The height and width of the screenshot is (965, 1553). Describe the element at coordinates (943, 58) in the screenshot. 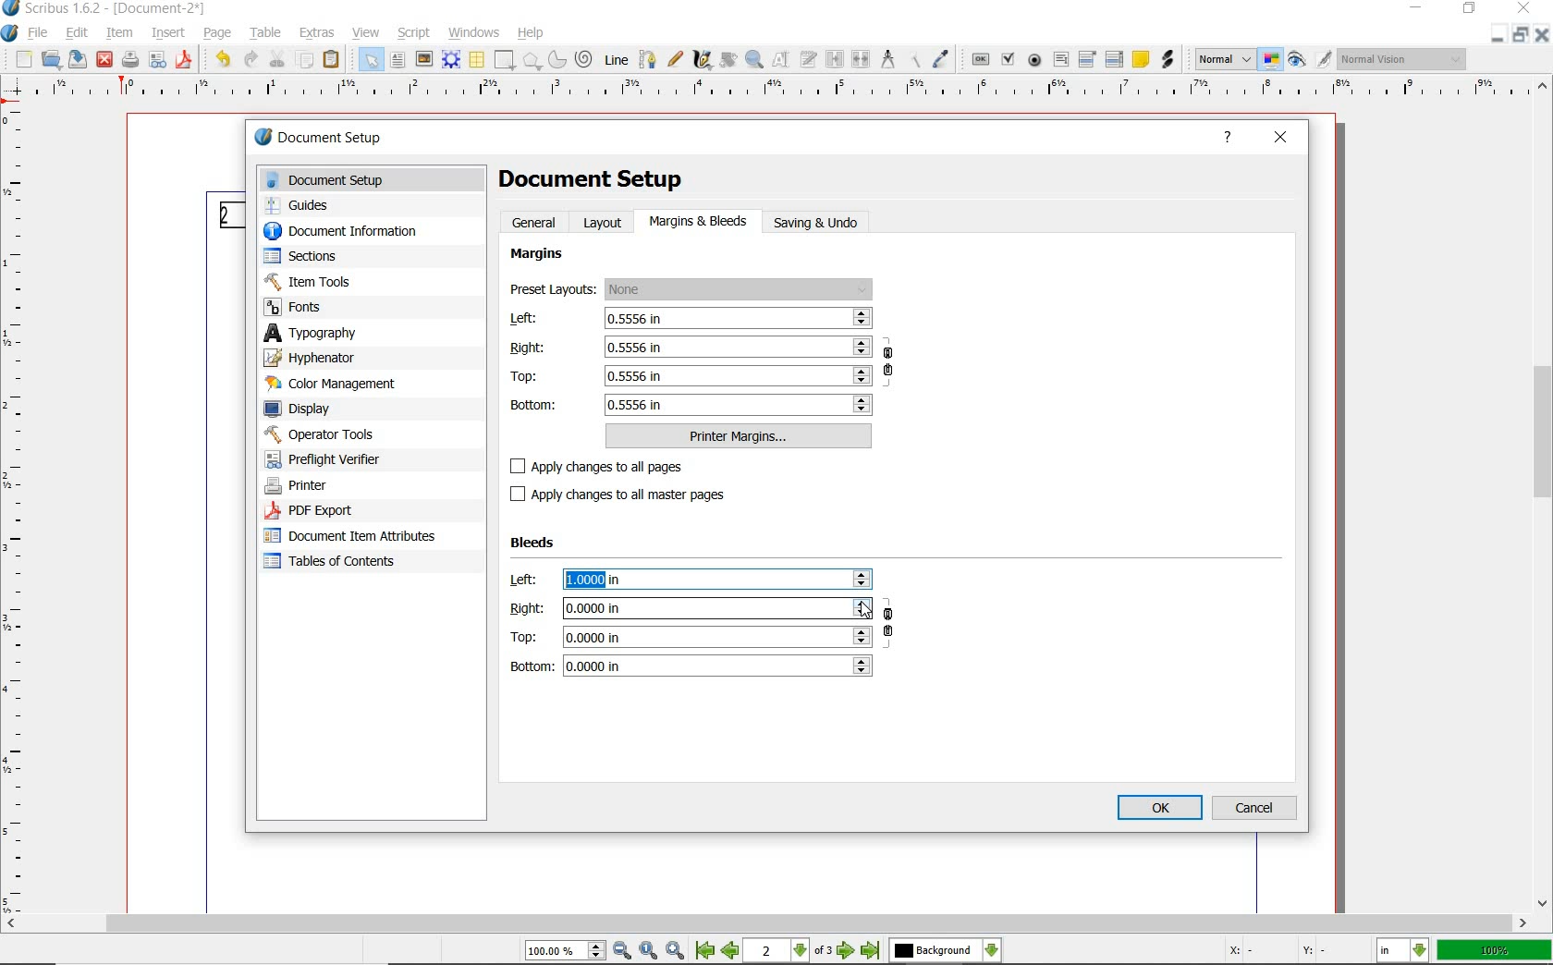

I see `eye dropper` at that location.